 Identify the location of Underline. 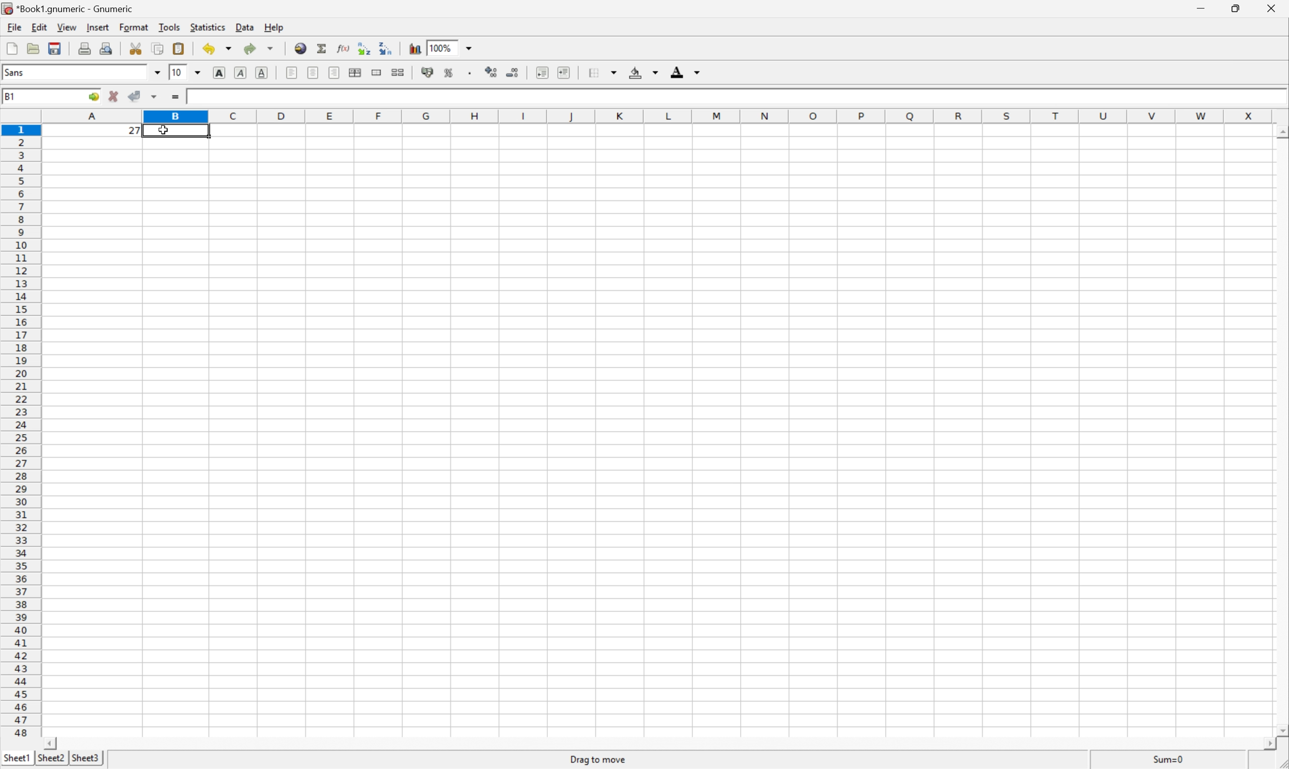
(262, 74).